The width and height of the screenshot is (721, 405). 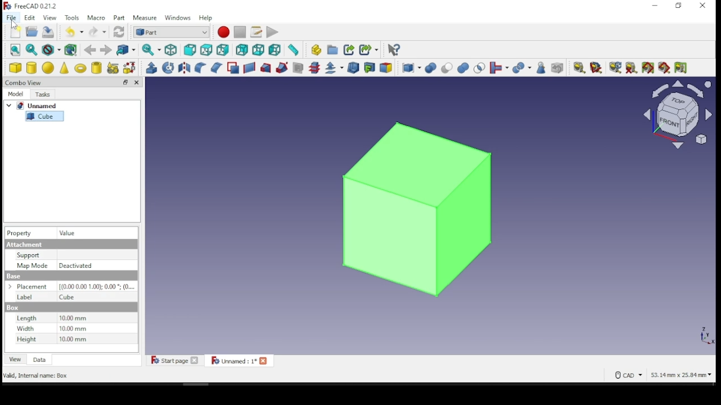 I want to click on view, so click(x=16, y=359).